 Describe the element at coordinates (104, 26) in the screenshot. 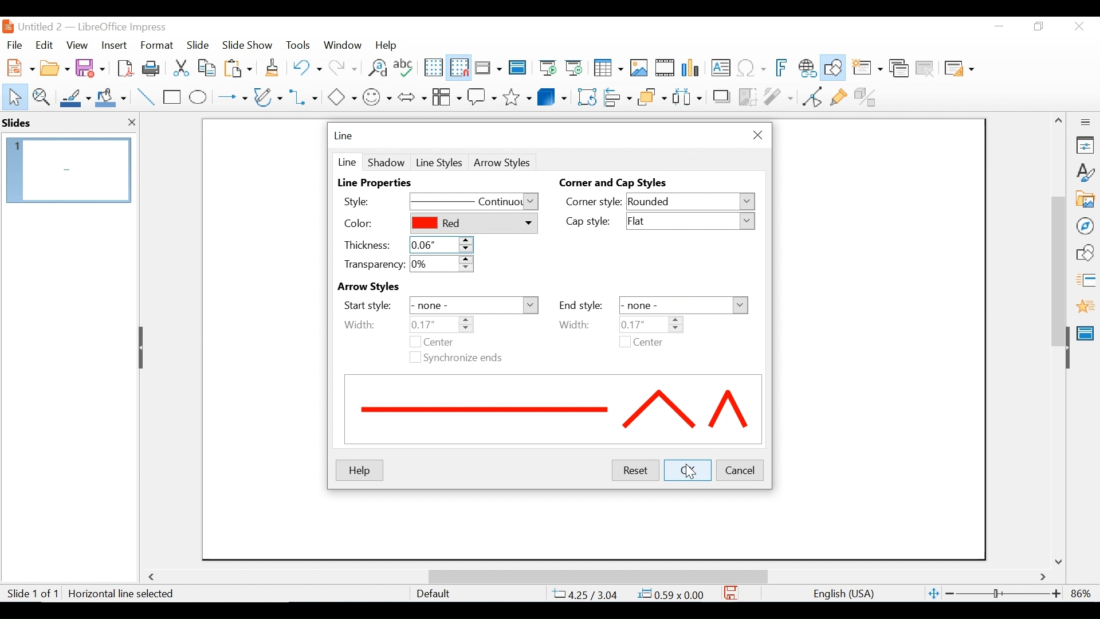

I see `Untitled 2 - LibreOffice Impress` at that location.